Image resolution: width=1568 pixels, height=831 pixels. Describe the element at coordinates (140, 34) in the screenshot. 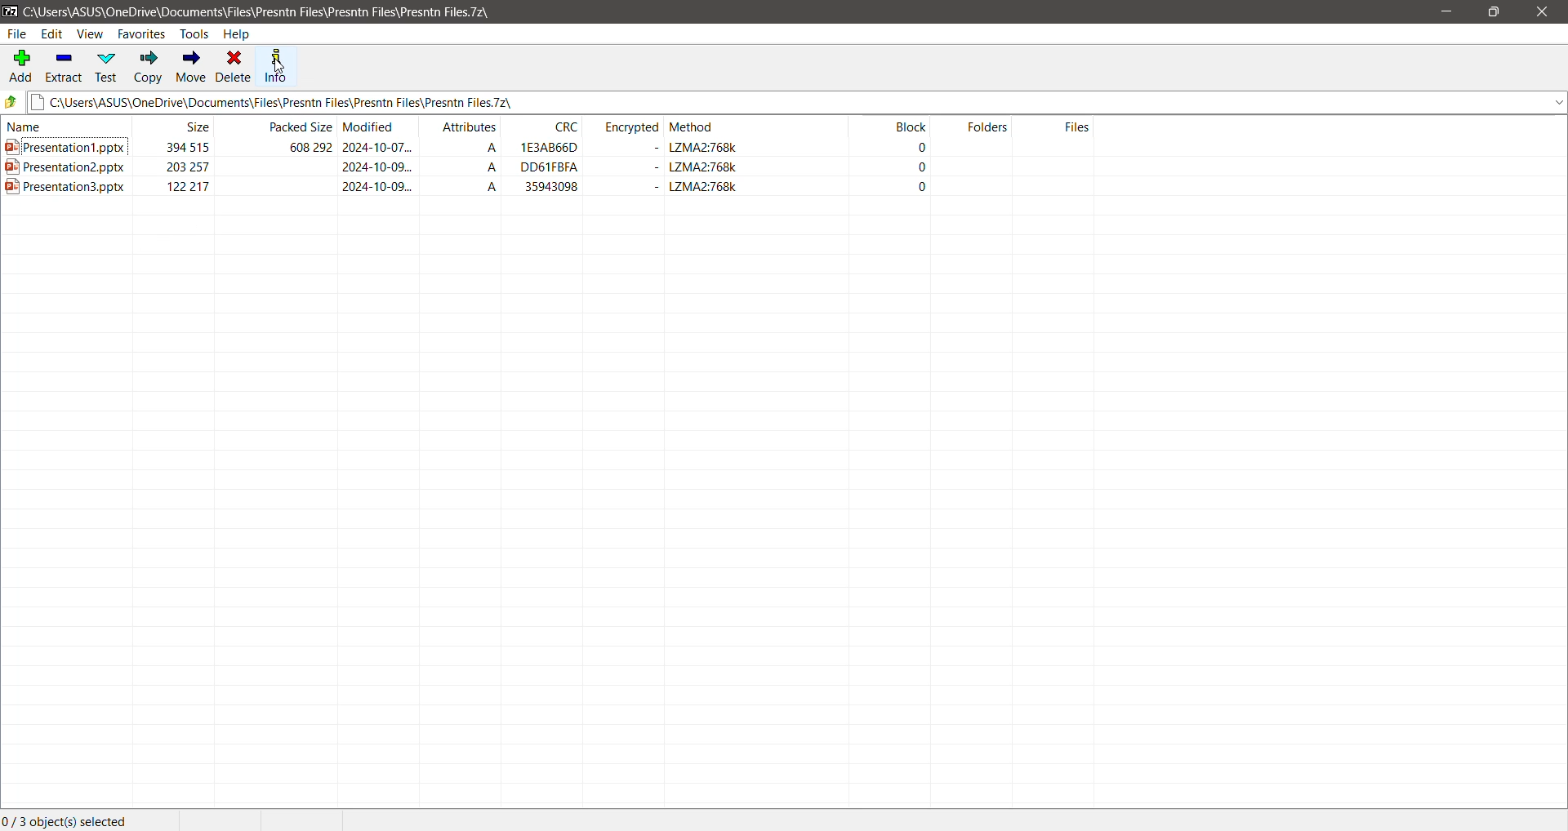

I see `Favorites` at that location.